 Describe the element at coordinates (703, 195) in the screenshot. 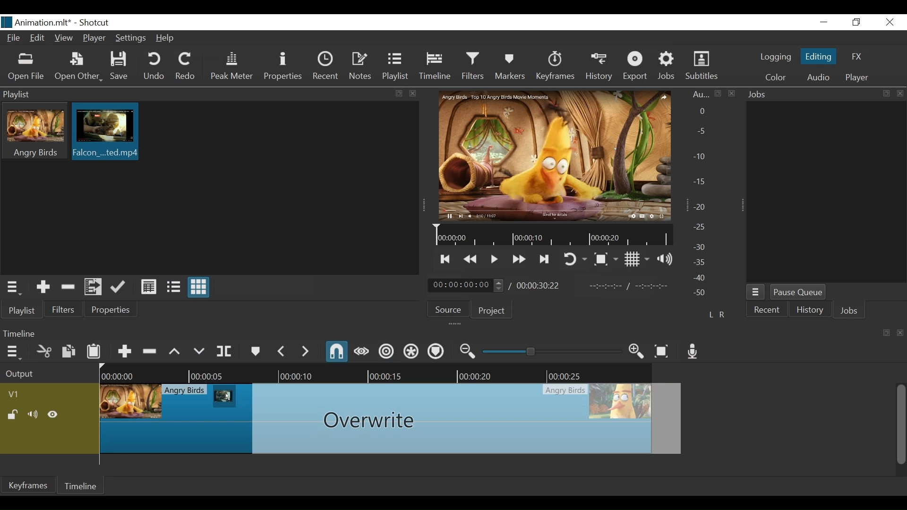

I see `Audio Panel` at that location.